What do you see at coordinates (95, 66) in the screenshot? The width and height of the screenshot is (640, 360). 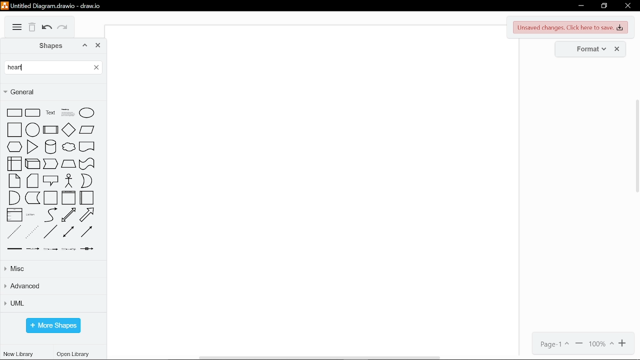 I see `clear` at bounding box center [95, 66].